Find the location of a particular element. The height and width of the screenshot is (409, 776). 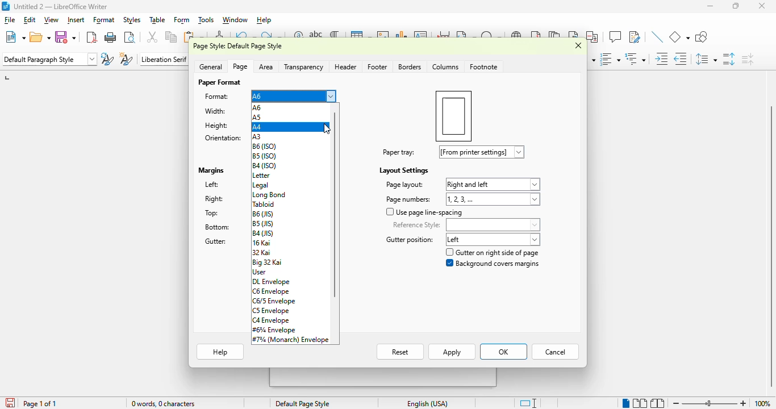

insert line is located at coordinates (657, 36).